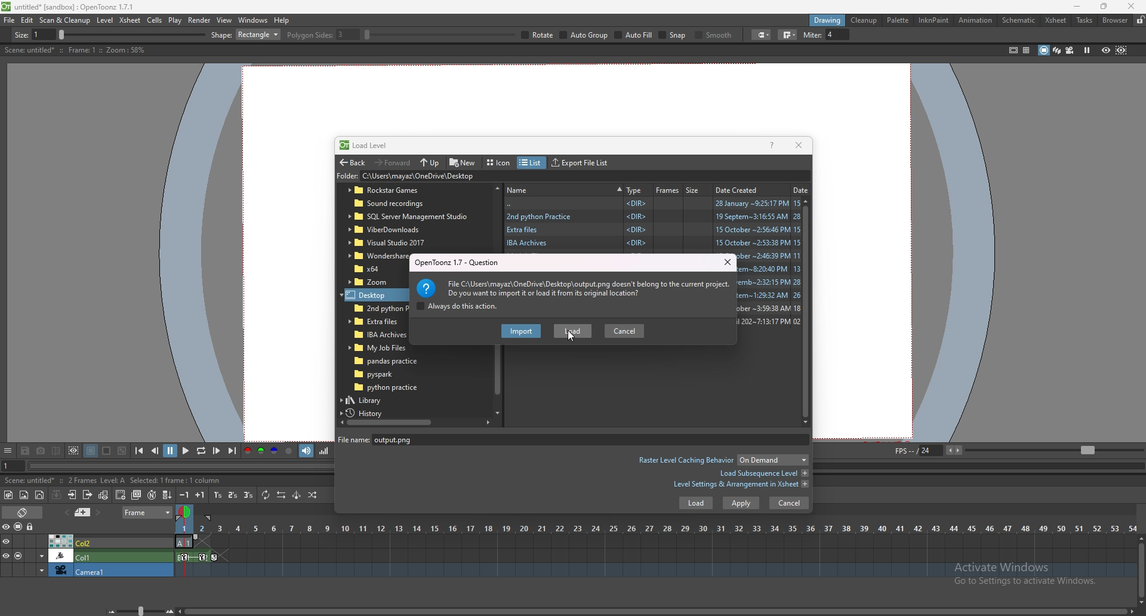 Image resolution: width=1146 pixels, height=616 pixels. I want to click on animation player, so click(183, 464).